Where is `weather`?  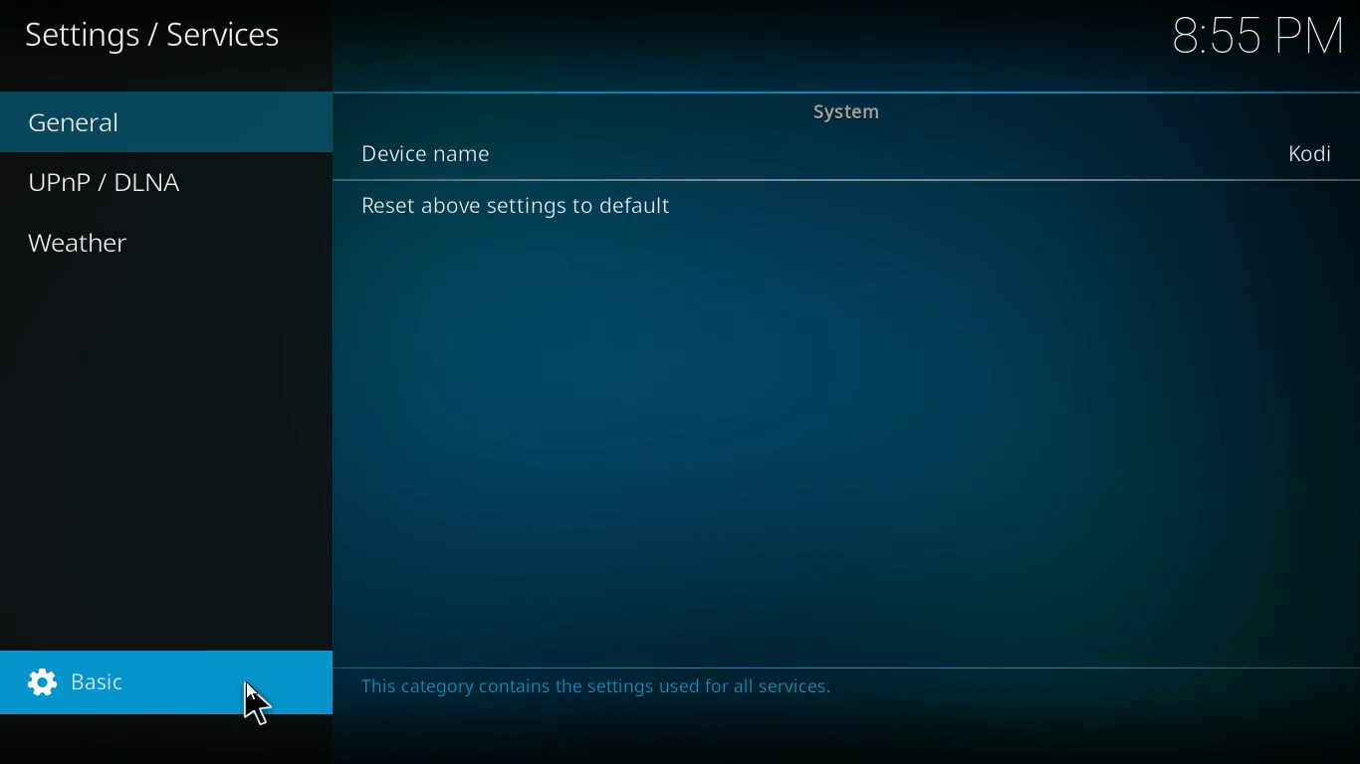 weather is located at coordinates (85, 248).